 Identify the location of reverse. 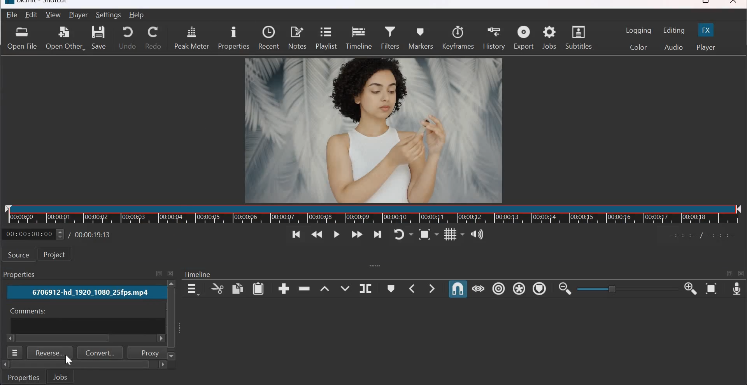
(50, 353).